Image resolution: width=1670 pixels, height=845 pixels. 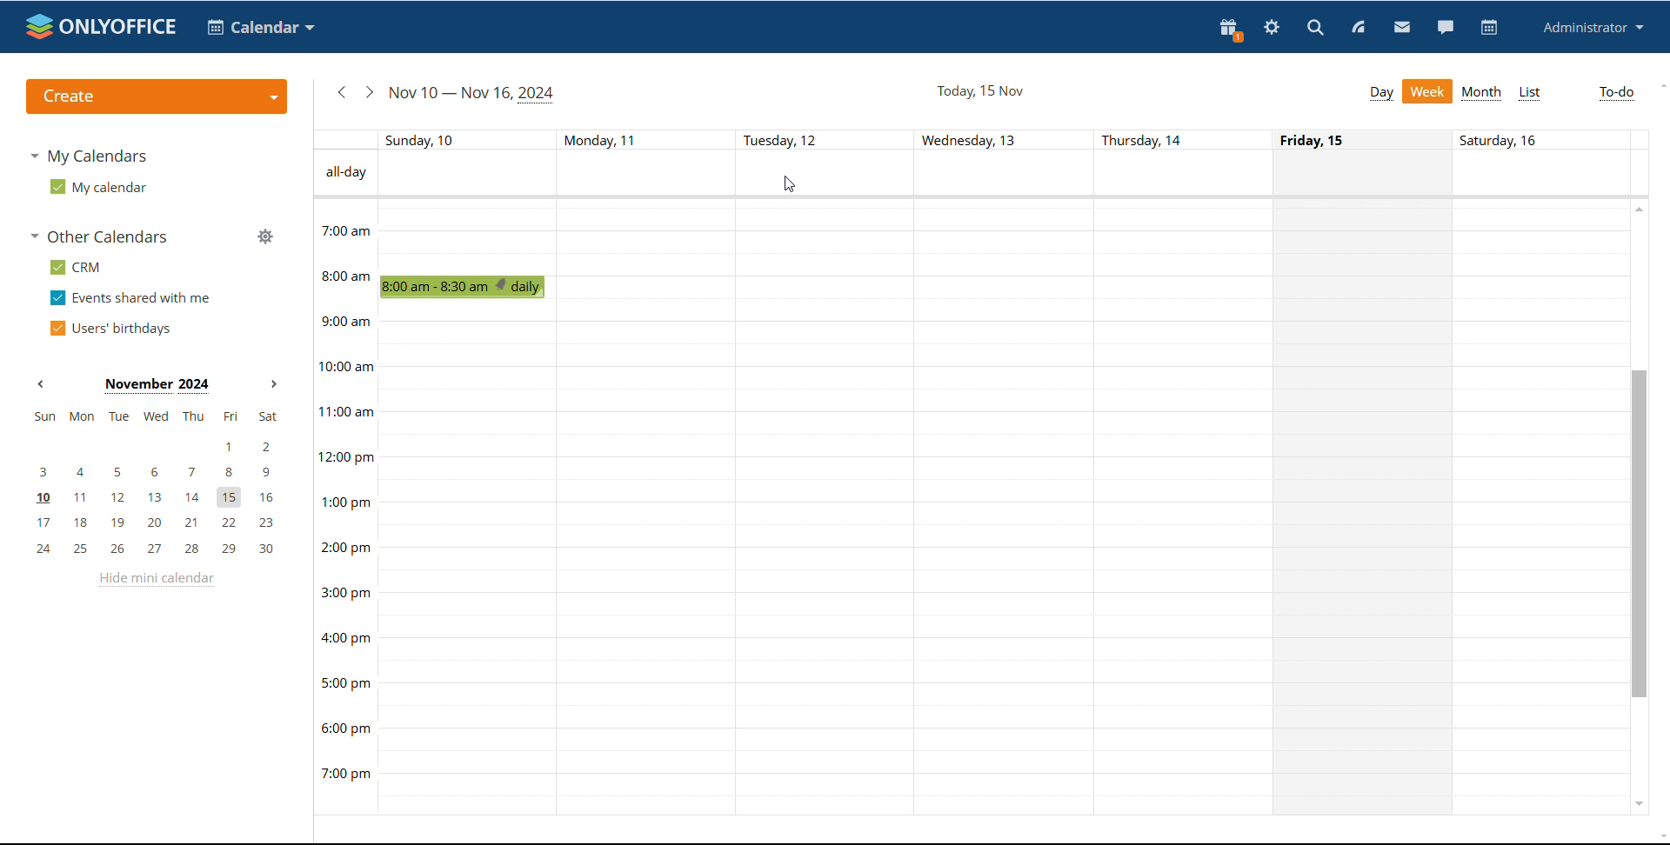 I want to click on search, so click(x=1314, y=28).